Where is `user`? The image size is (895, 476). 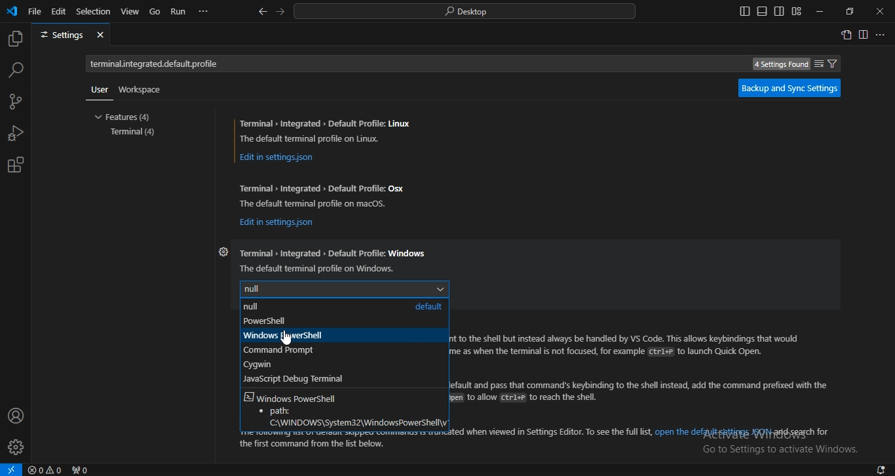
user is located at coordinates (100, 90).